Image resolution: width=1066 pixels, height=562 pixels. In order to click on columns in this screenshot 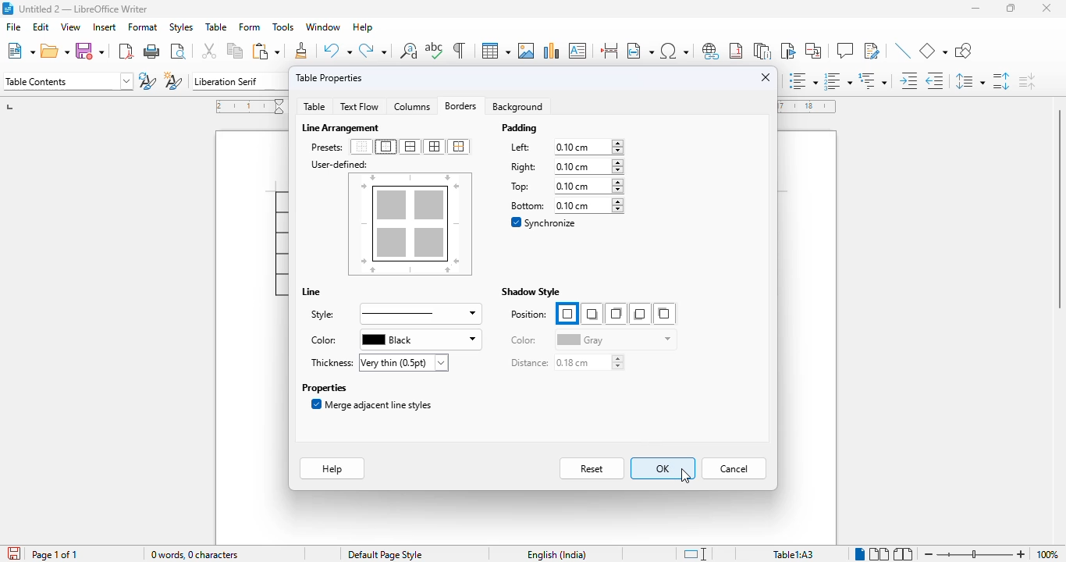, I will do `click(411, 105)`.